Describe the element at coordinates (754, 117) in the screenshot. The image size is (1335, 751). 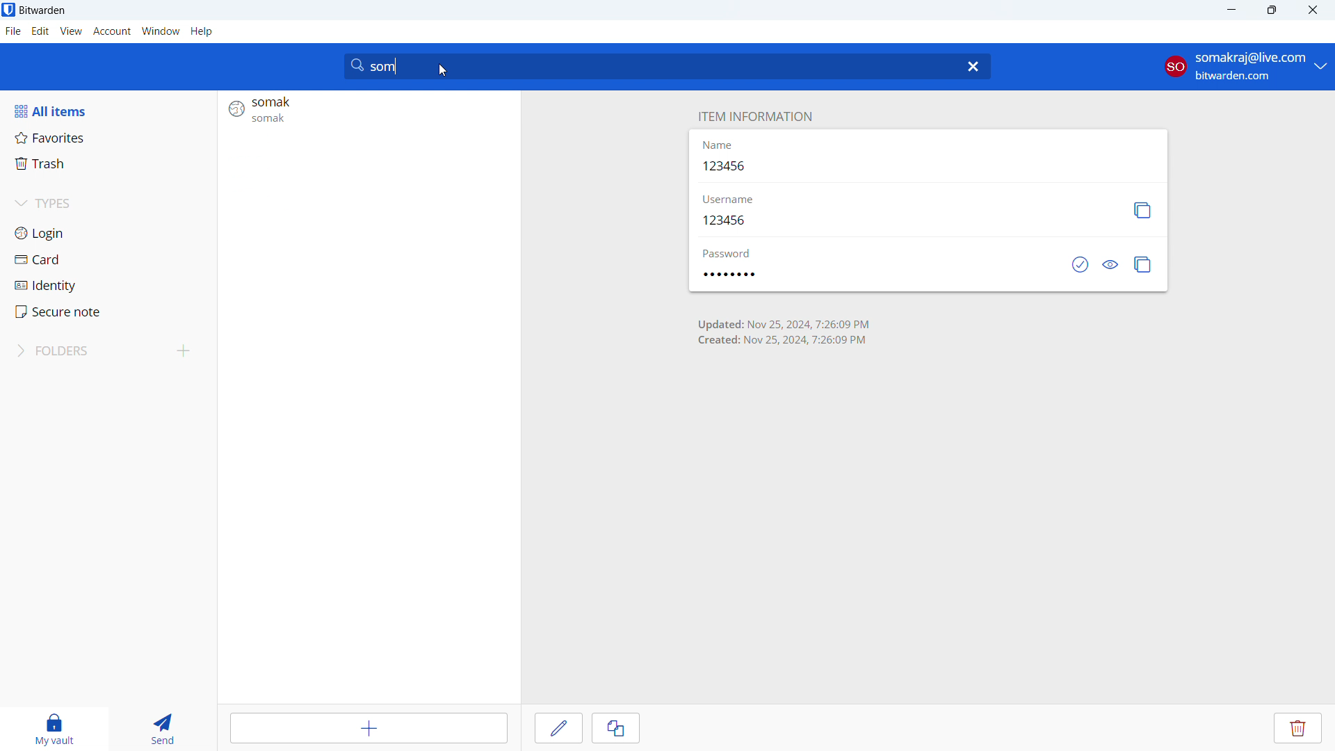
I see `item information` at that location.